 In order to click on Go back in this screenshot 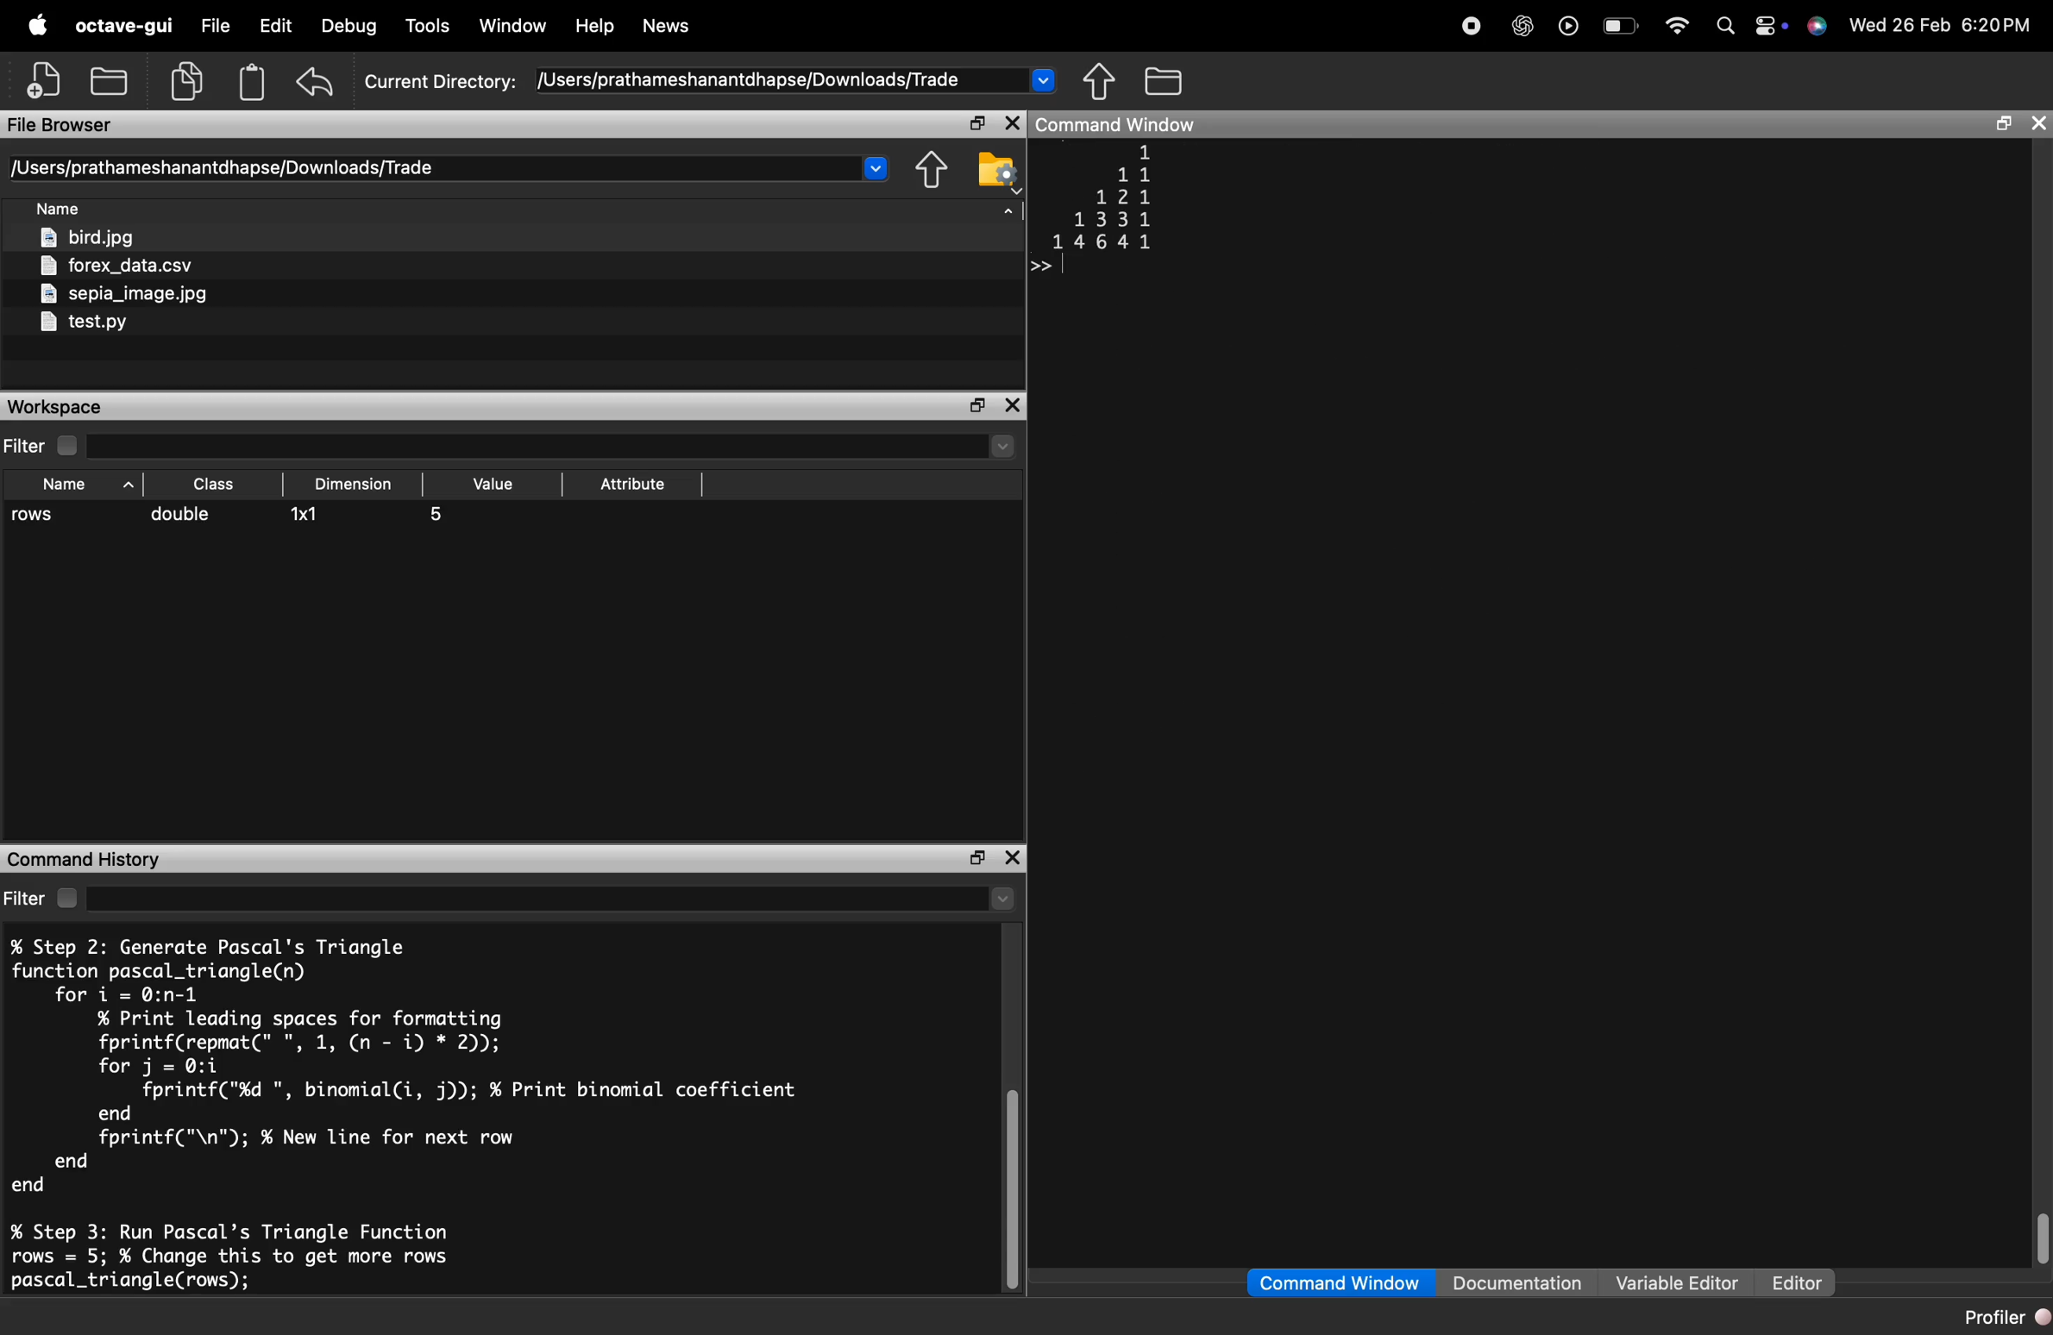, I will do `click(1100, 81)`.